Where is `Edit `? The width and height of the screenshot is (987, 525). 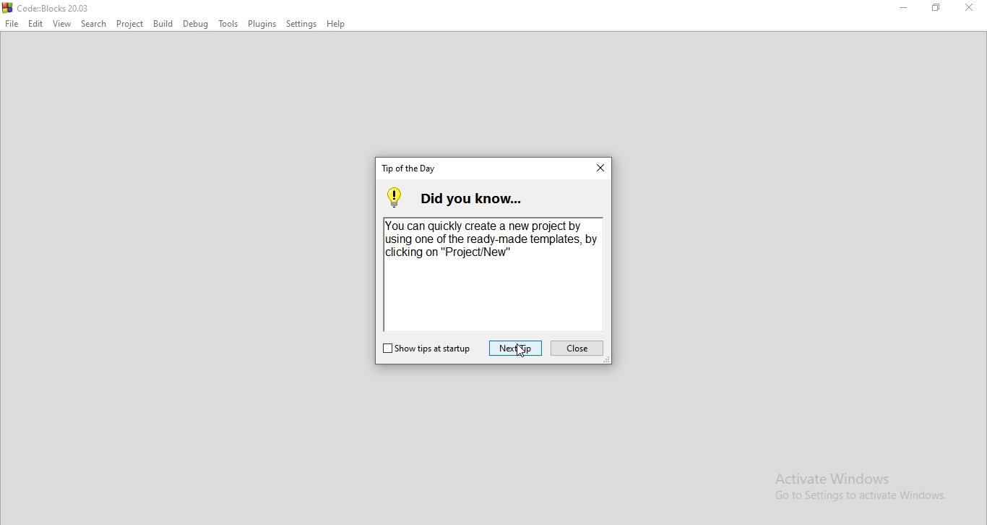 Edit  is located at coordinates (33, 24).